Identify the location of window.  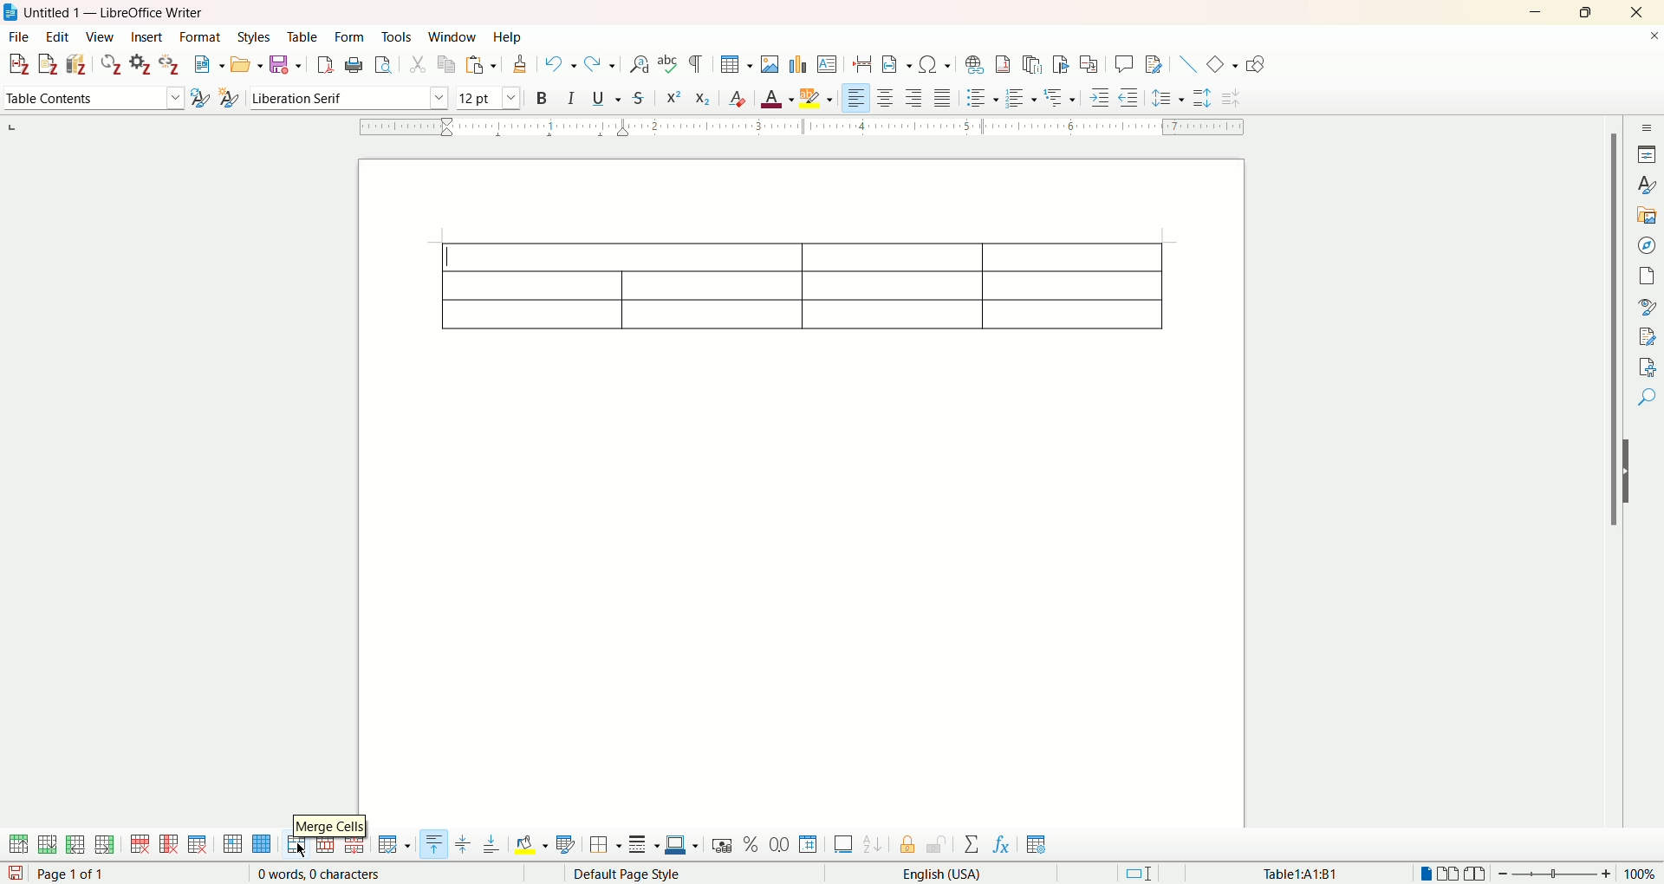
(452, 38).